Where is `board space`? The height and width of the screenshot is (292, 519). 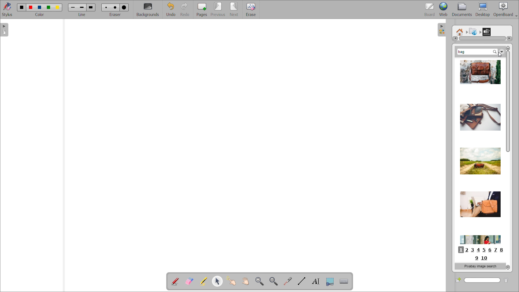 board space is located at coordinates (251, 143).